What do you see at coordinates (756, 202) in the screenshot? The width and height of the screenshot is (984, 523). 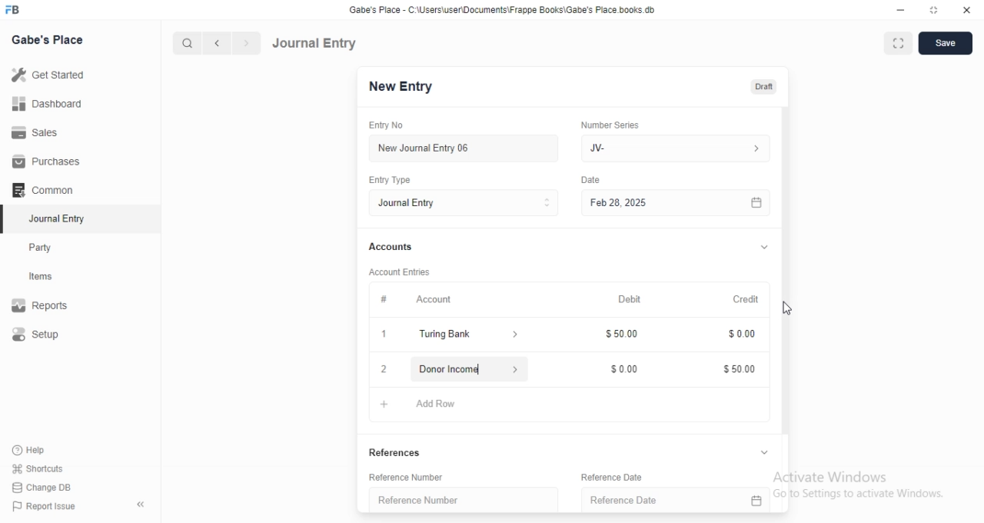 I see `calender` at bounding box center [756, 202].